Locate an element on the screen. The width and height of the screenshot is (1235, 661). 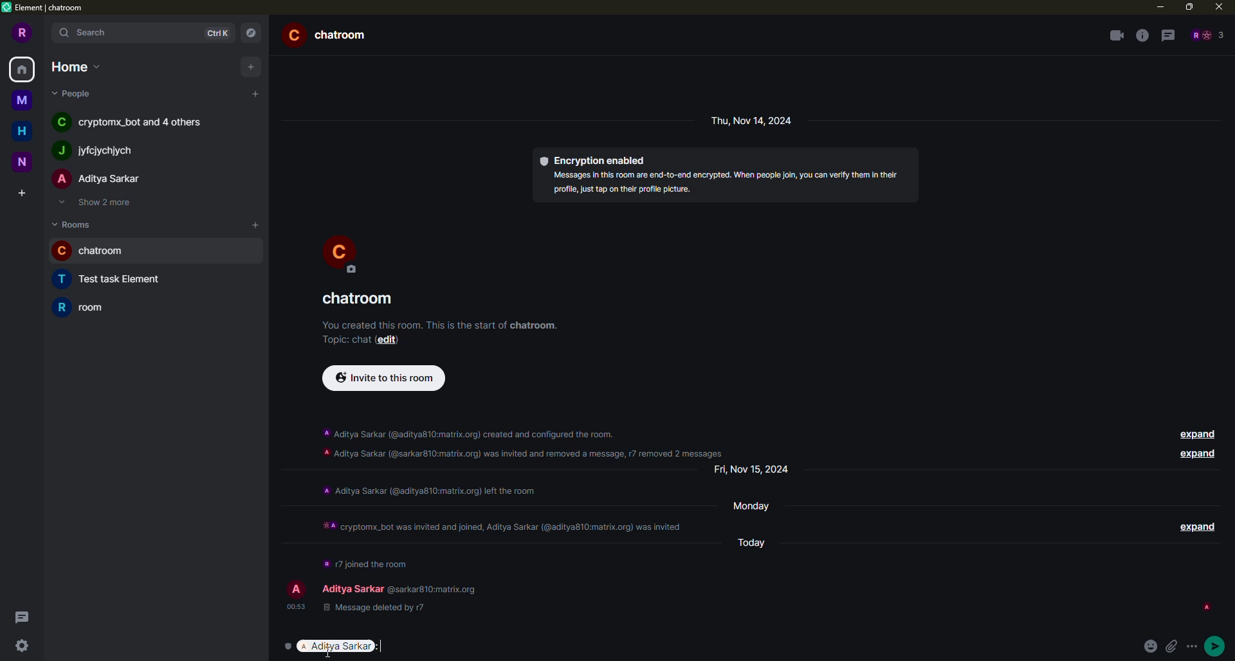
create space is located at coordinates (19, 193).